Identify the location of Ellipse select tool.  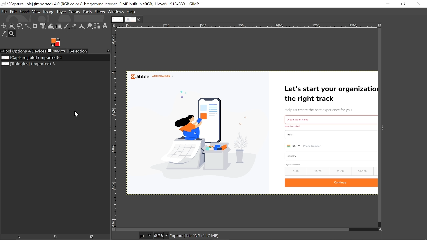
(12, 27).